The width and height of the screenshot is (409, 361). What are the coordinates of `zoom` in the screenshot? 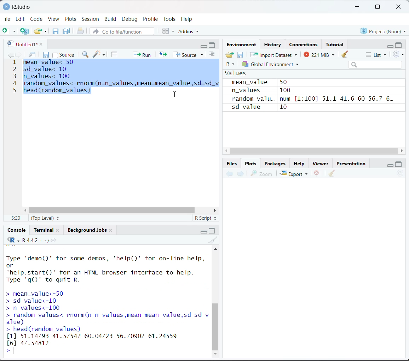 It's located at (261, 173).